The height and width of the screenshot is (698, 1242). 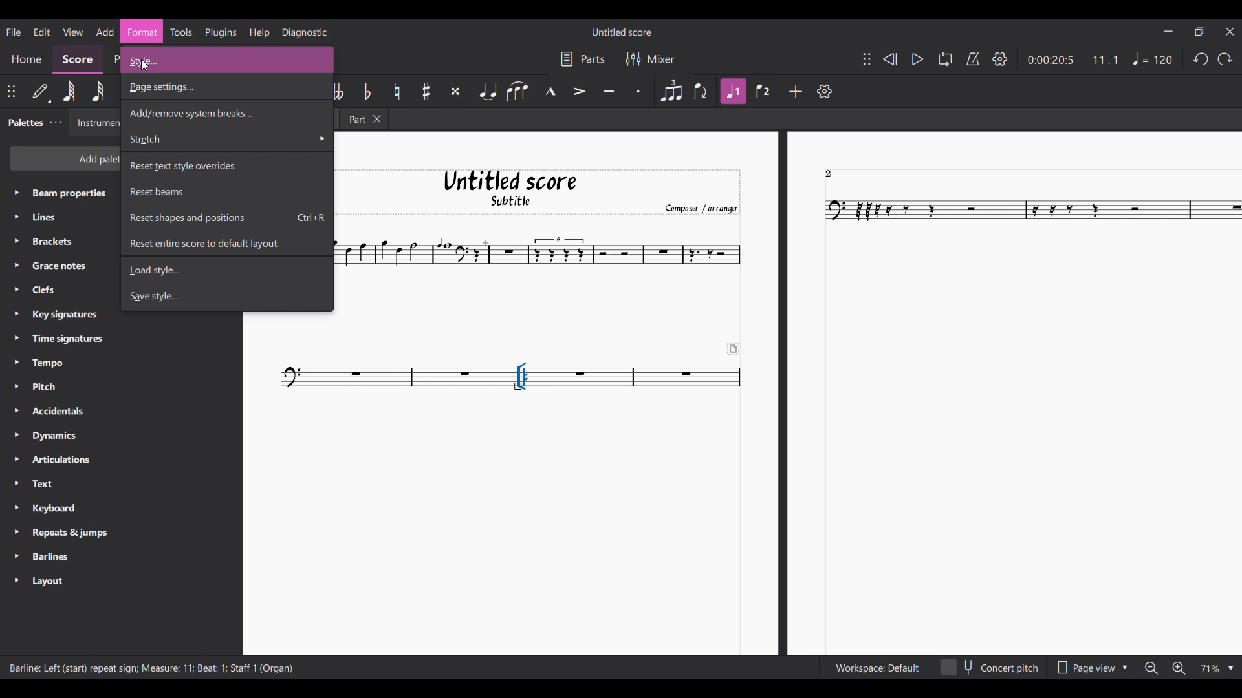 I want to click on Score title, so click(x=622, y=32).